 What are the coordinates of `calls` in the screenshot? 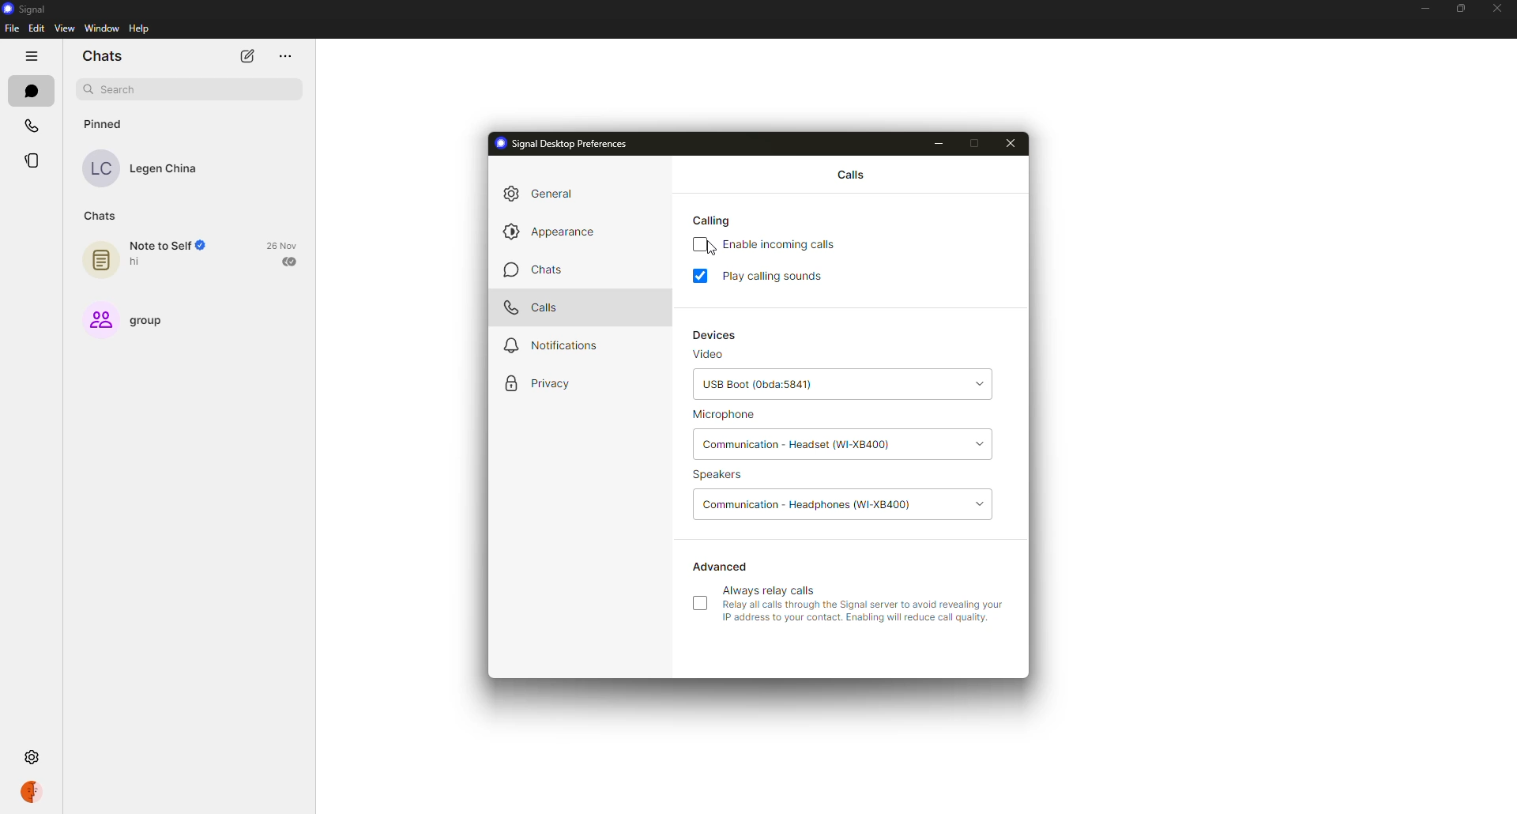 It's located at (29, 126).